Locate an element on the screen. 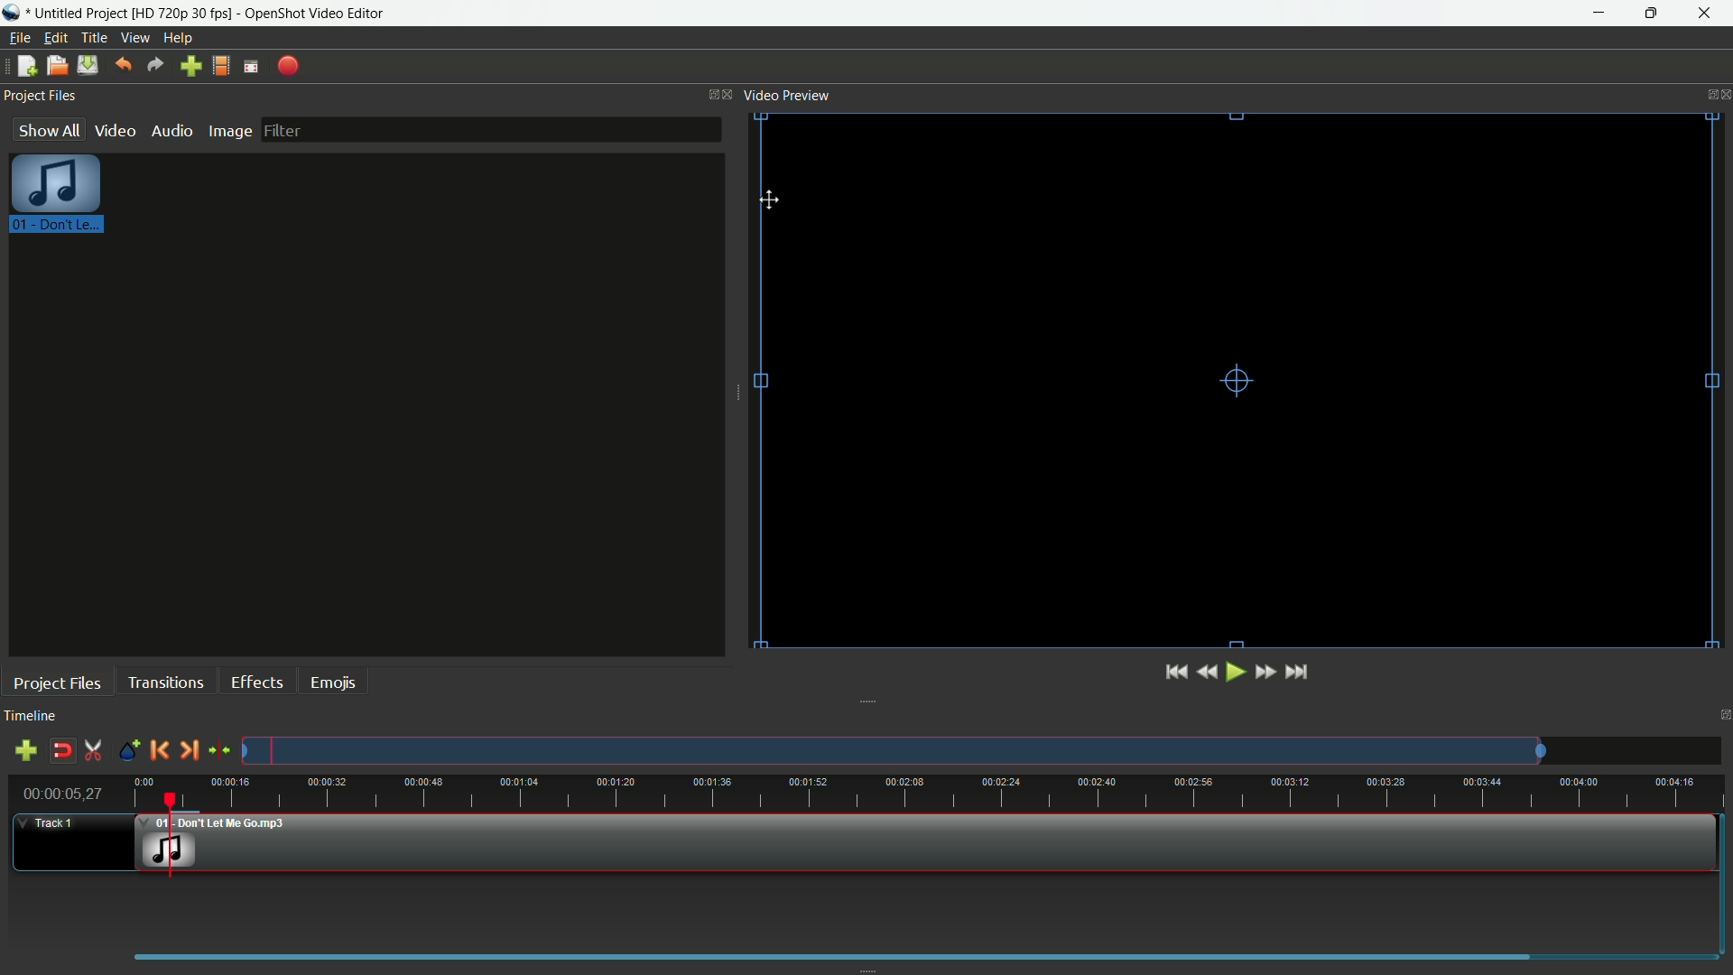 This screenshot has height=975, width=1733. edit menu is located at coordinates (55, 37).